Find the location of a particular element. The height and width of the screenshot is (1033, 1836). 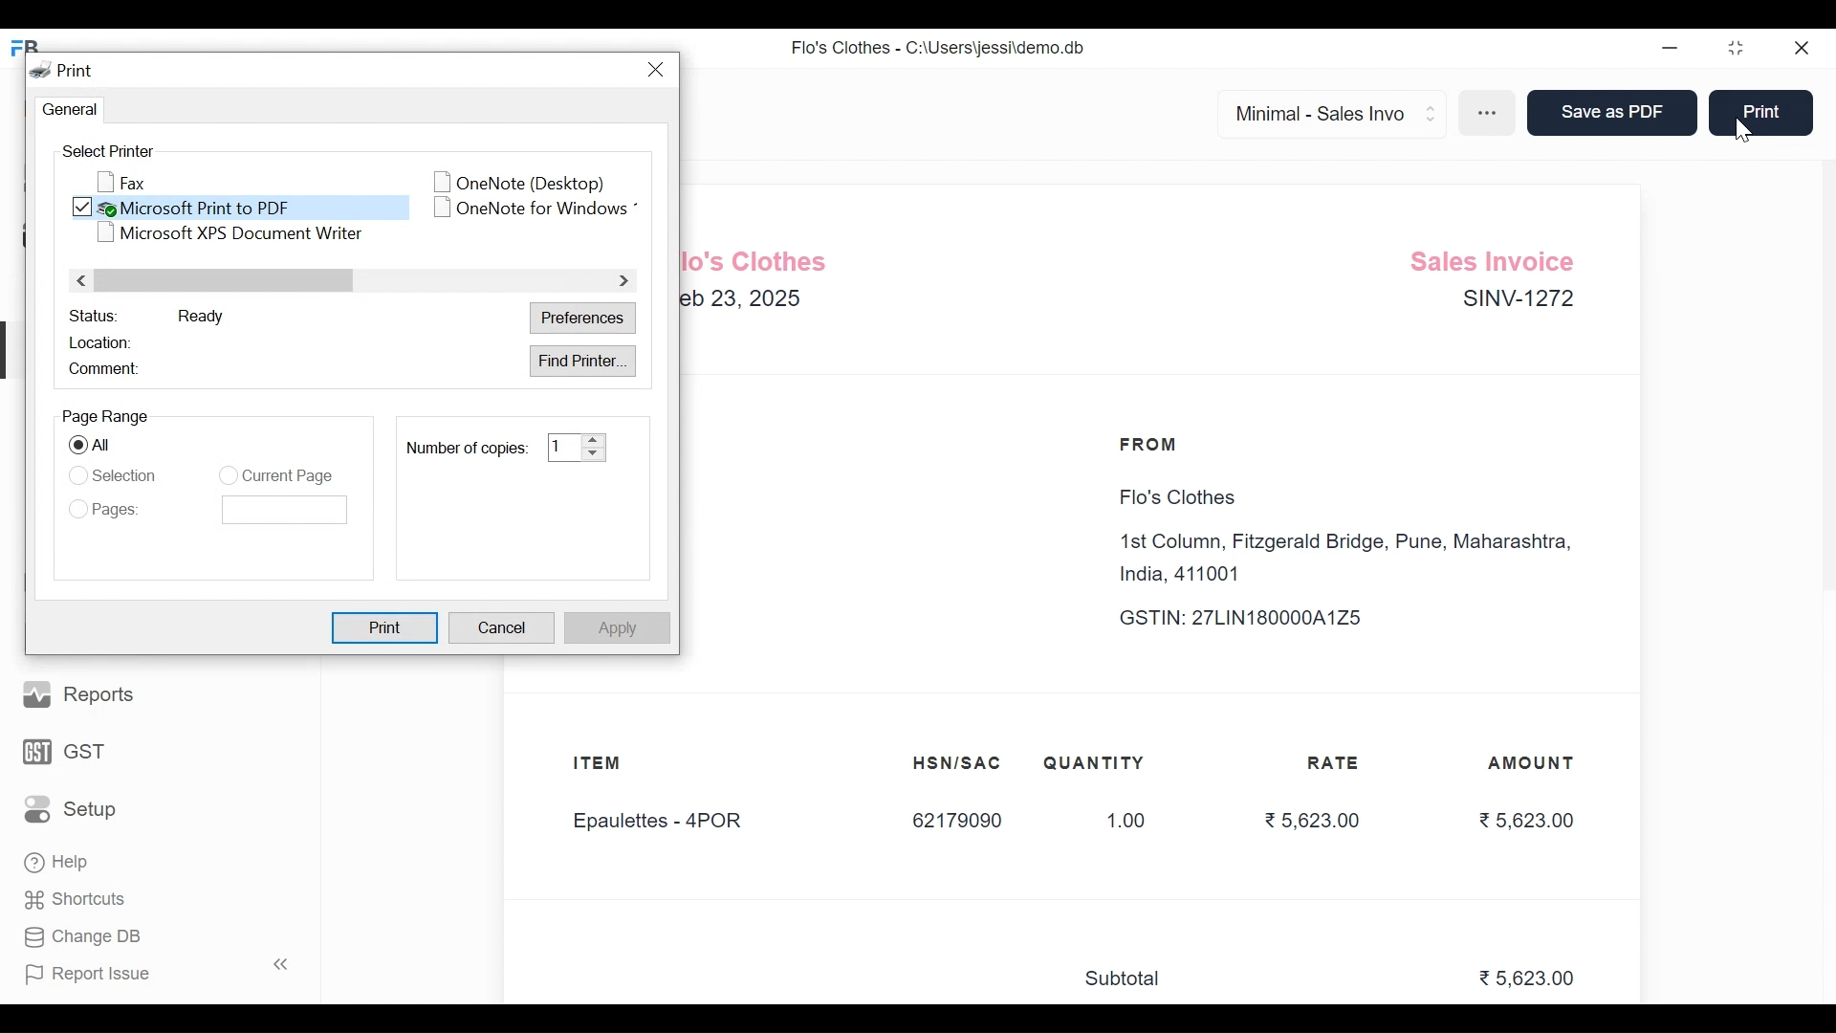

HSN/SAC is located at coordinates (958, 763).